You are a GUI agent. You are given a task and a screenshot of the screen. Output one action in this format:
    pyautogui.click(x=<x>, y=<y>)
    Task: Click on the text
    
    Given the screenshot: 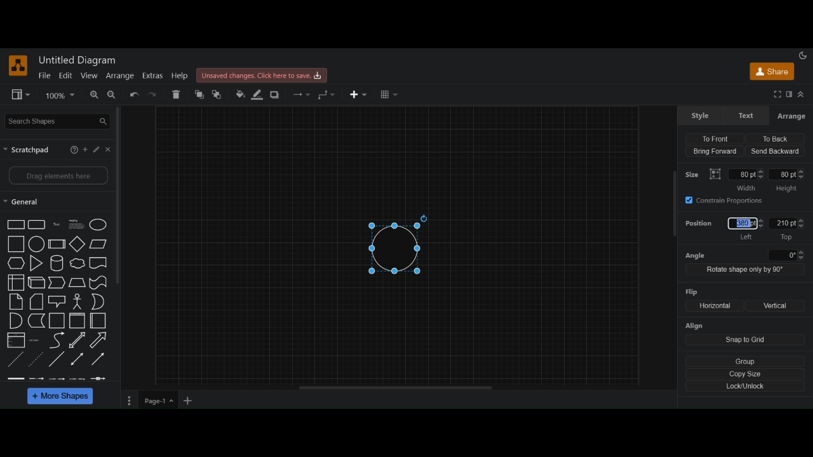 What is the action you would take?
    pyautogui.click(x=748, y=116)
    